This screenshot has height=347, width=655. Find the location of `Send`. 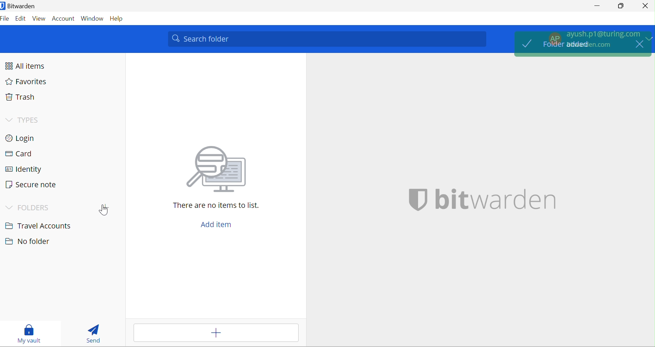

Send is located at coordinates (94, 333).